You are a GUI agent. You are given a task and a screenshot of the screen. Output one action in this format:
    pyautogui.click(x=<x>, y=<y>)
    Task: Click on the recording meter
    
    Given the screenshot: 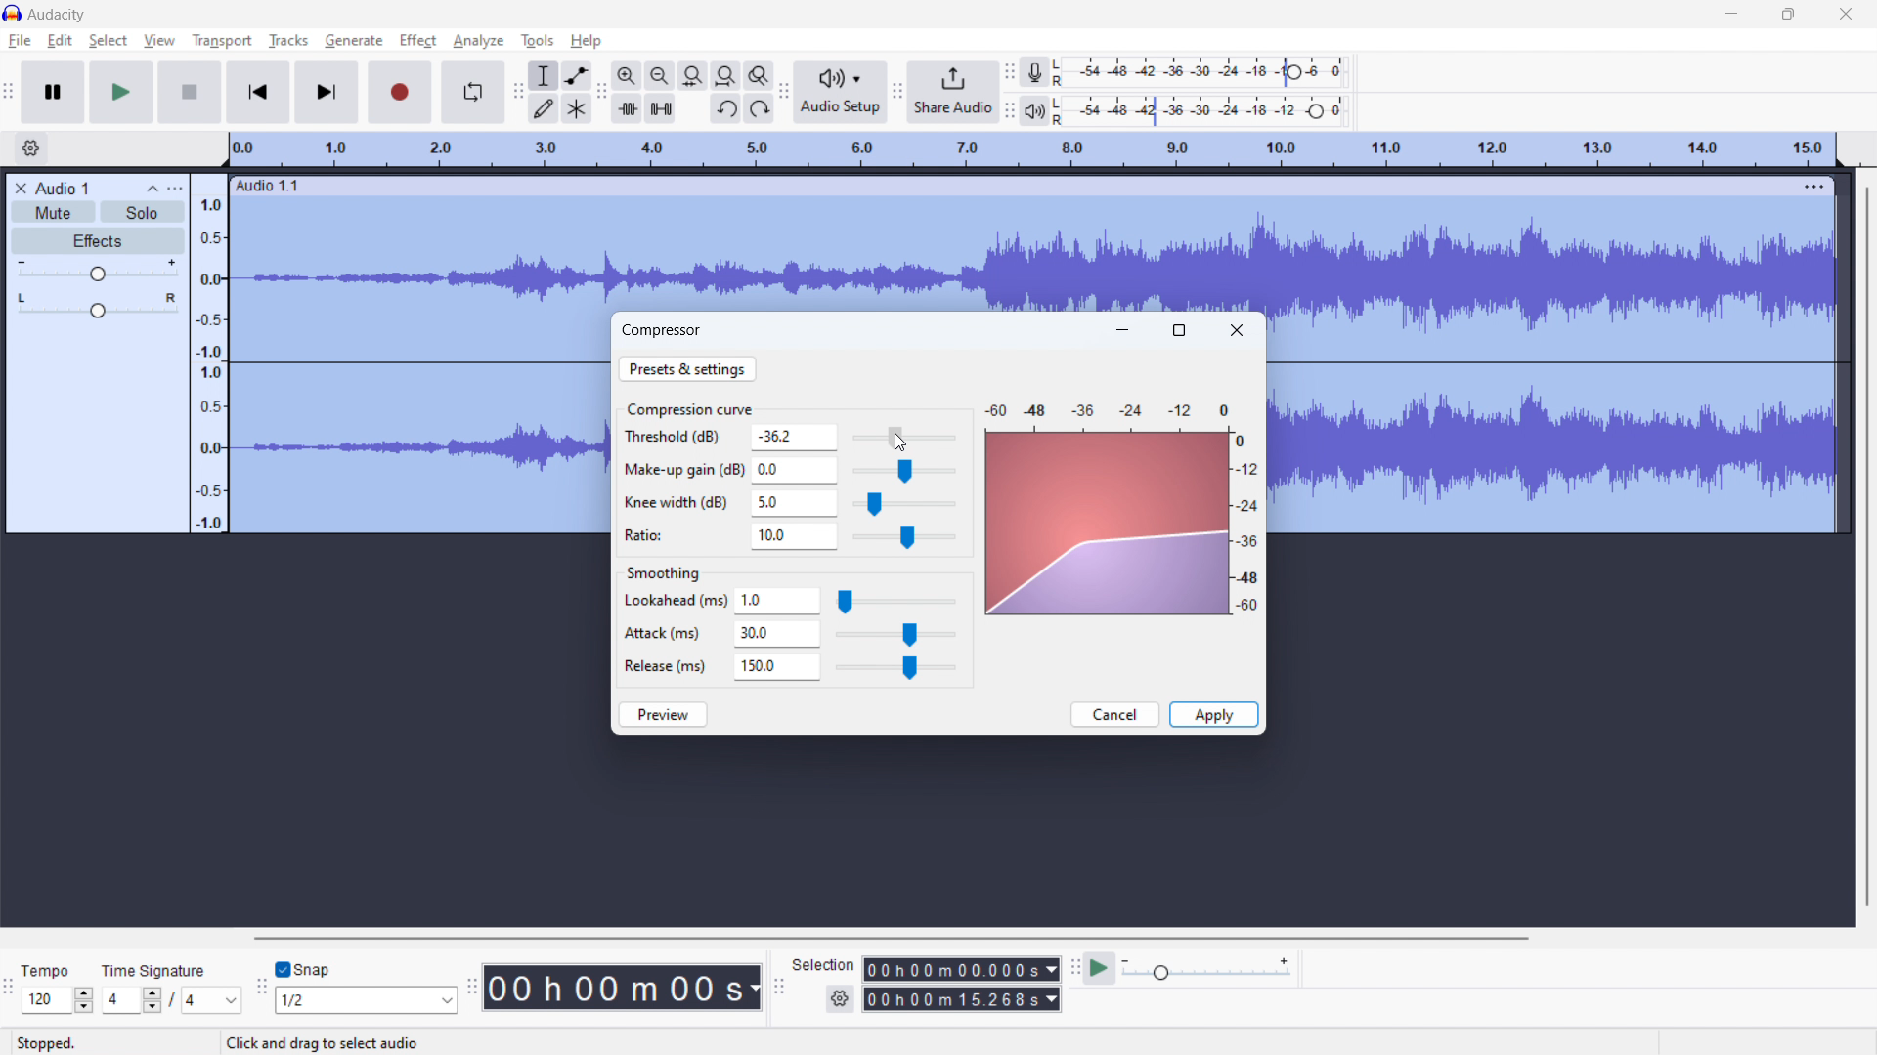 What is the action you would take?
    pyautogui.click(x=1042, y=70)
    